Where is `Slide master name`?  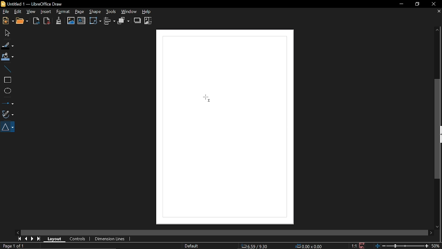 Slide master name is located at coordinates (191, 246).